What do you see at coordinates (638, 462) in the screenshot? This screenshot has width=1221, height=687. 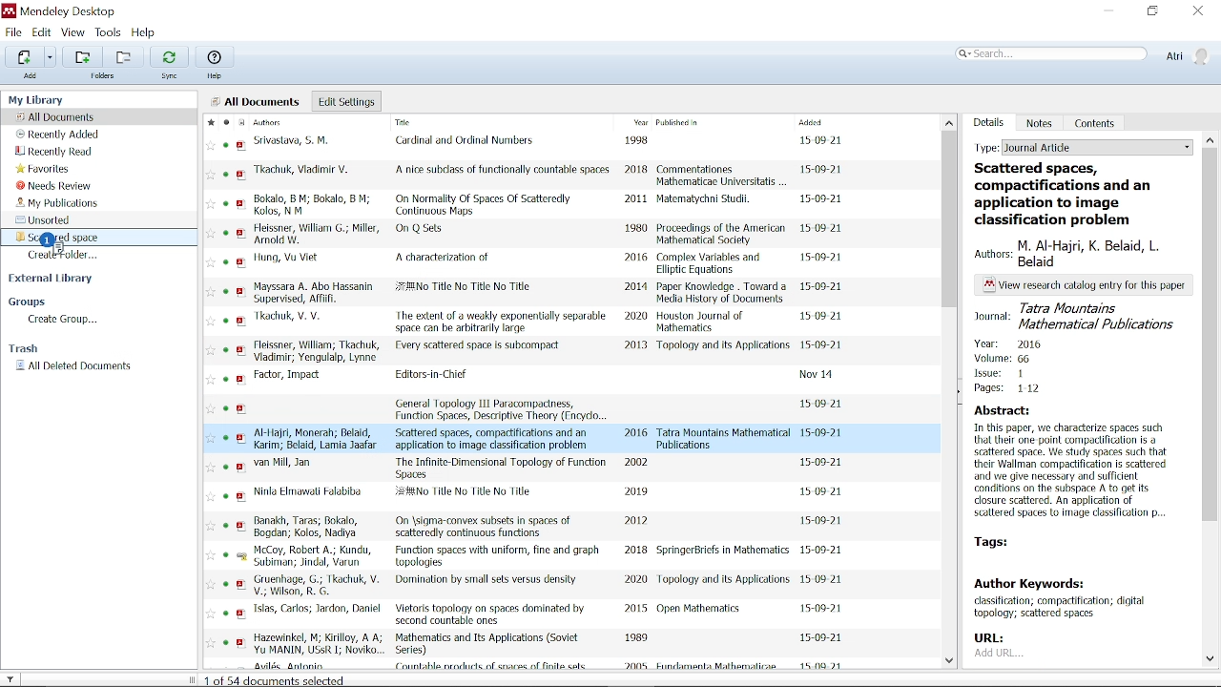 I see `2002` at bounding box center [638, 462].